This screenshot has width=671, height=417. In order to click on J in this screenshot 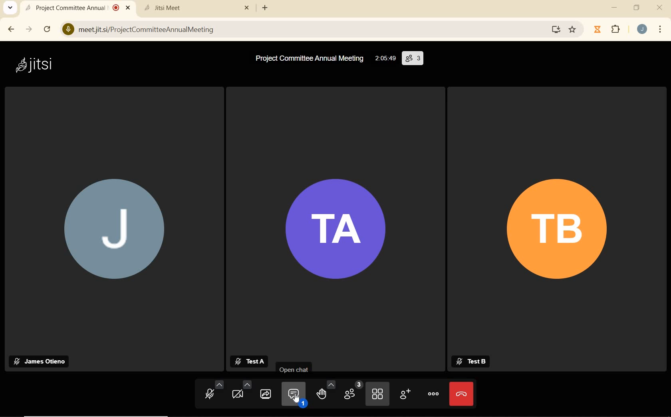, I will do `click(121, 228)`.